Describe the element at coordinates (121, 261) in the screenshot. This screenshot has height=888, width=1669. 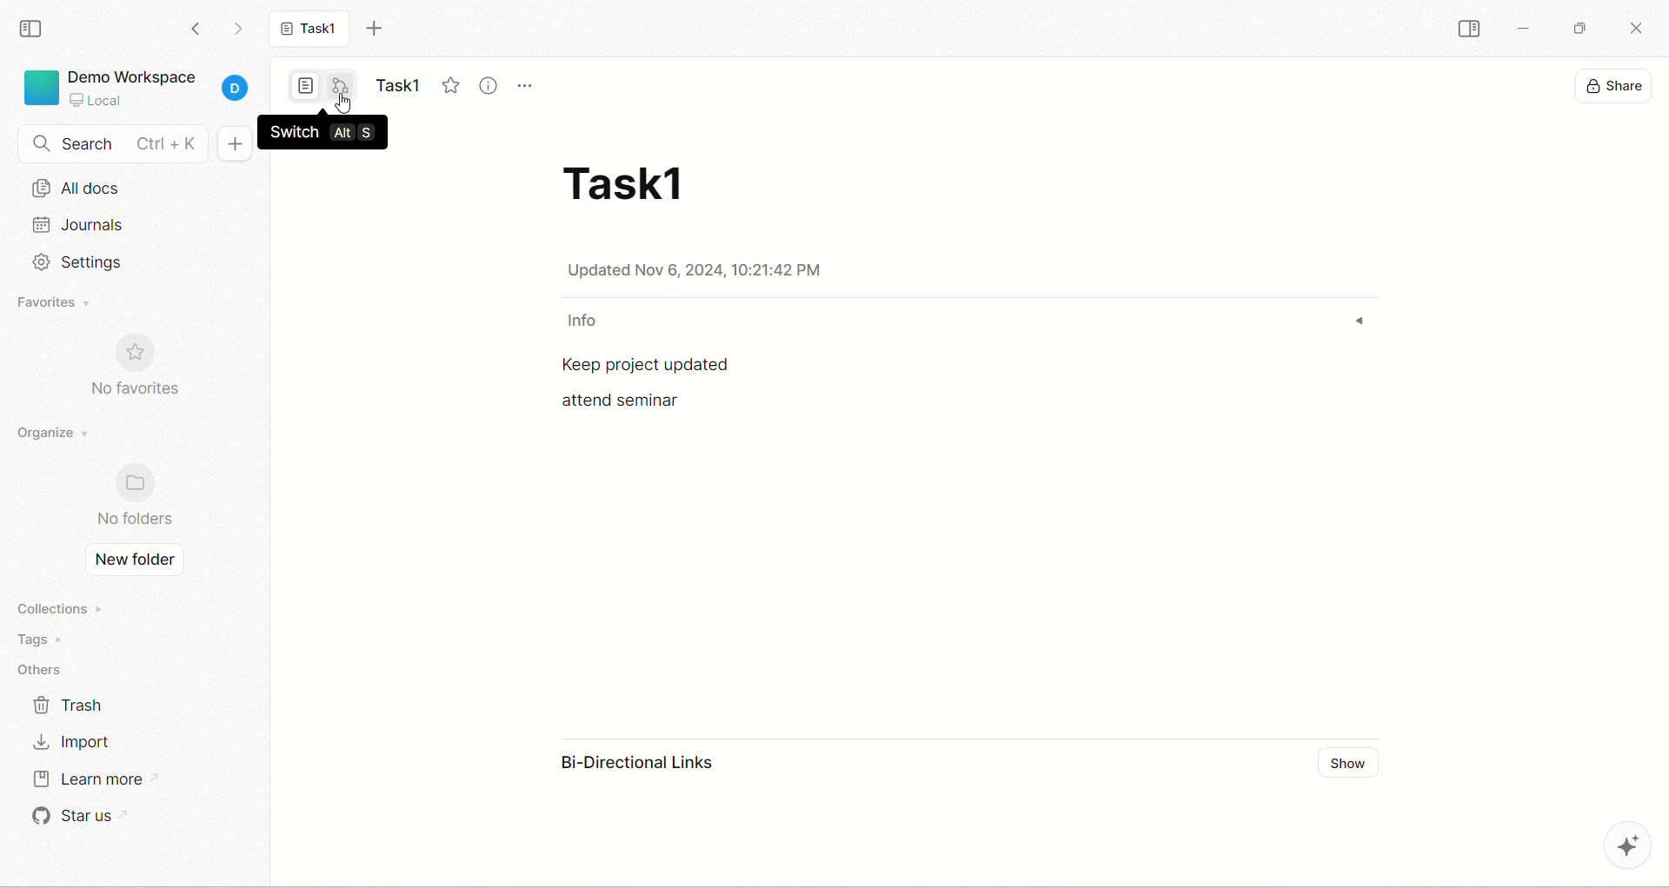
I see `settings` at that location.